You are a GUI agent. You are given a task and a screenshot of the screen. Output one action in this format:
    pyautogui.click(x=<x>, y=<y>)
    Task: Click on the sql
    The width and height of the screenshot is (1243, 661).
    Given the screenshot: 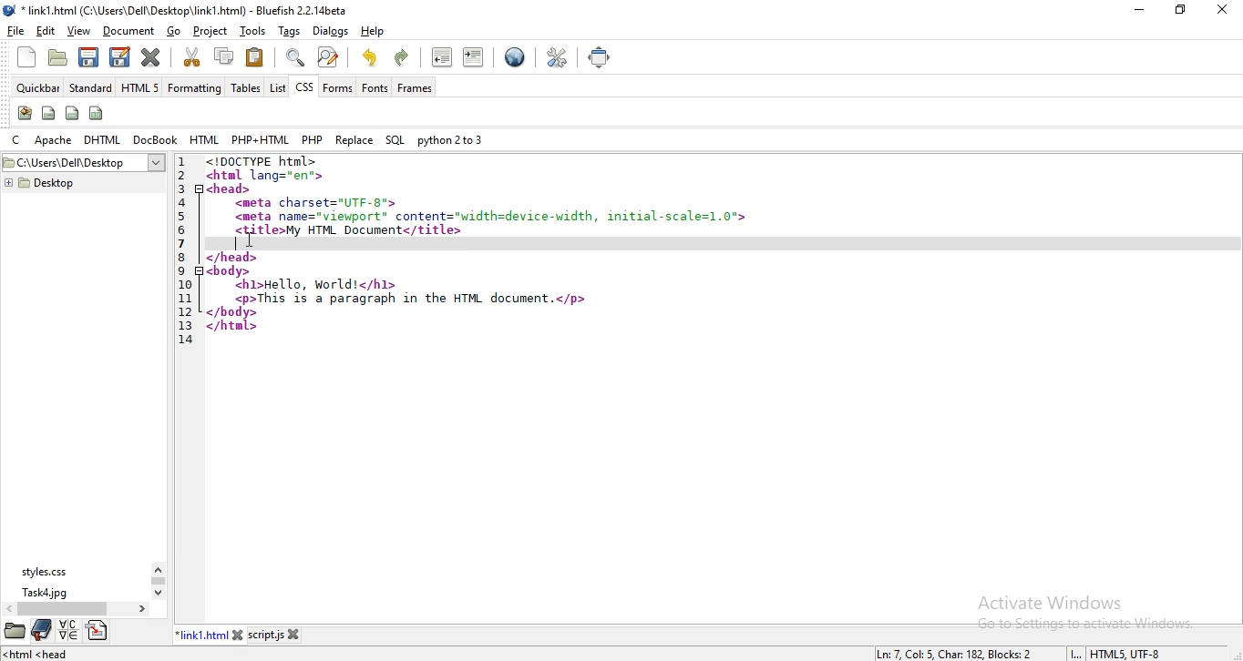 What is the action you would take?
    pyautogui.click(x=394, y=140)
    